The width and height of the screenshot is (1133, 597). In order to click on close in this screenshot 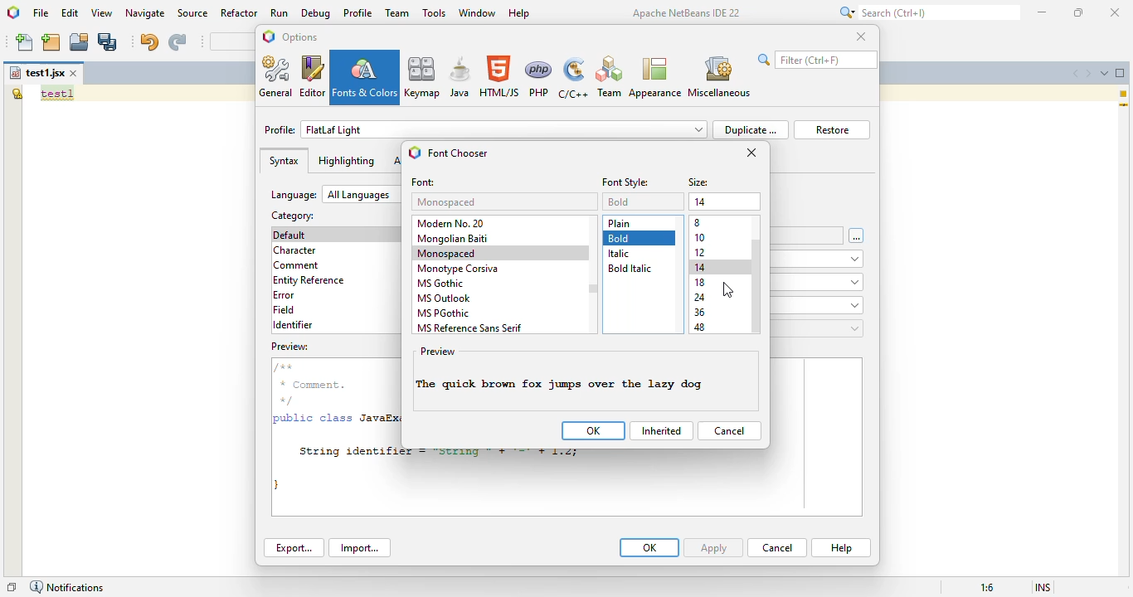, I will do `click(752, 153)`.